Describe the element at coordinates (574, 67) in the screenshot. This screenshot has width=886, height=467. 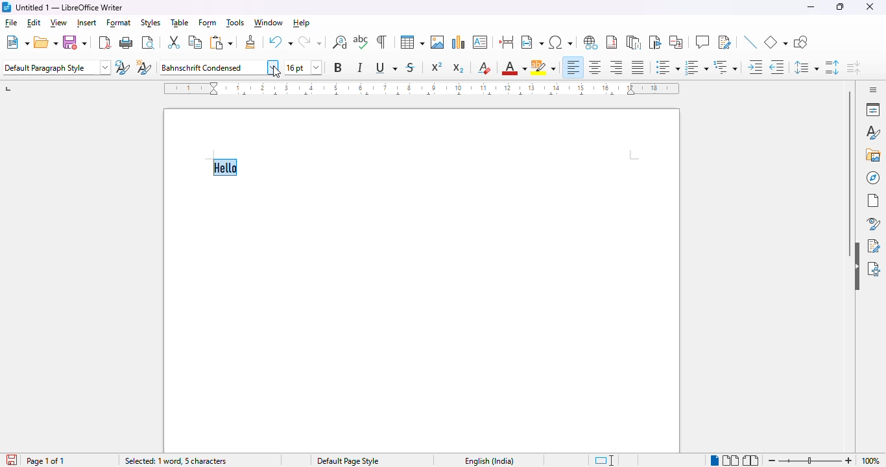
I see `align left` at that location.